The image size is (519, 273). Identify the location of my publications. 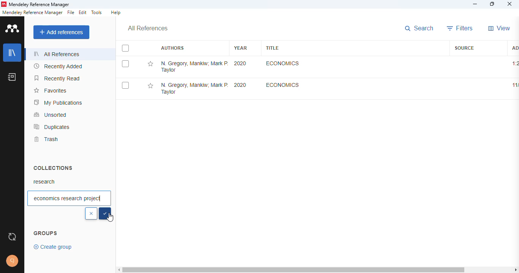
(59, 102).